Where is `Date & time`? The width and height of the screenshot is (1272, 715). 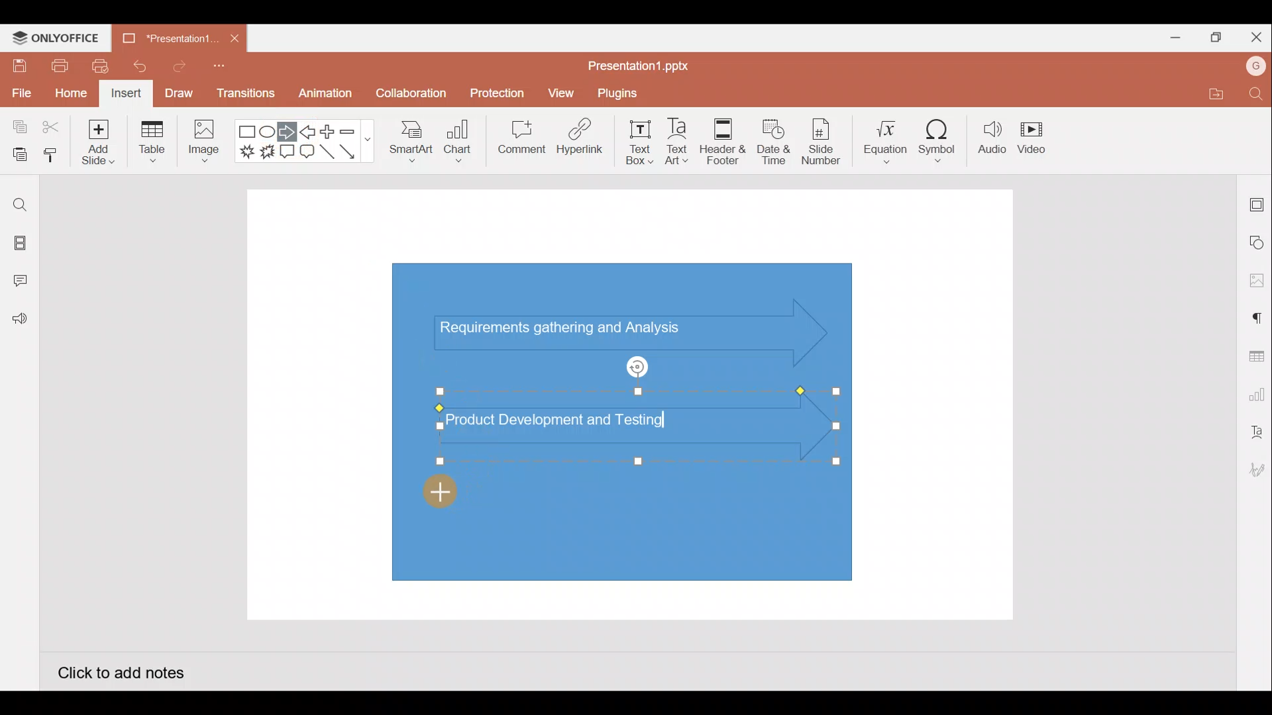 Date & time is located at coordinates (774, 142).